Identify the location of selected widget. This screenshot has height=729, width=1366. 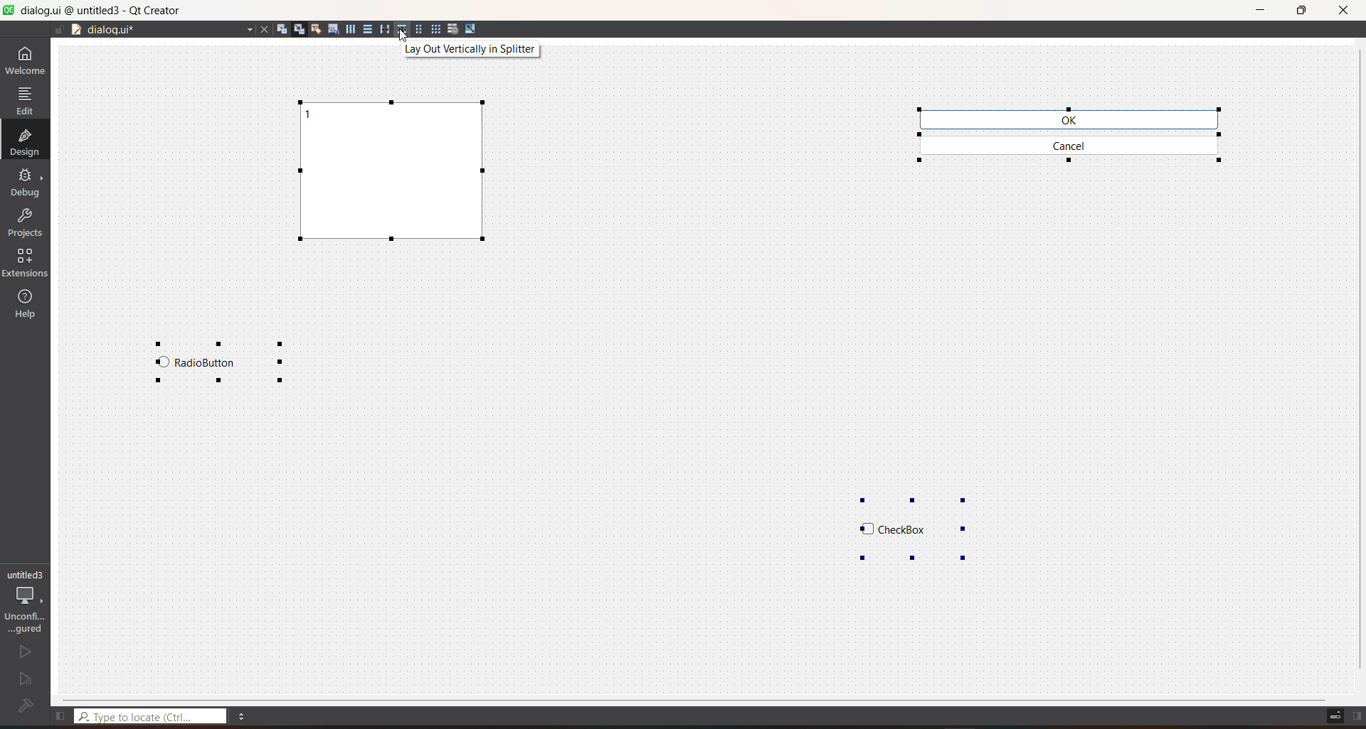
(1072, 133).